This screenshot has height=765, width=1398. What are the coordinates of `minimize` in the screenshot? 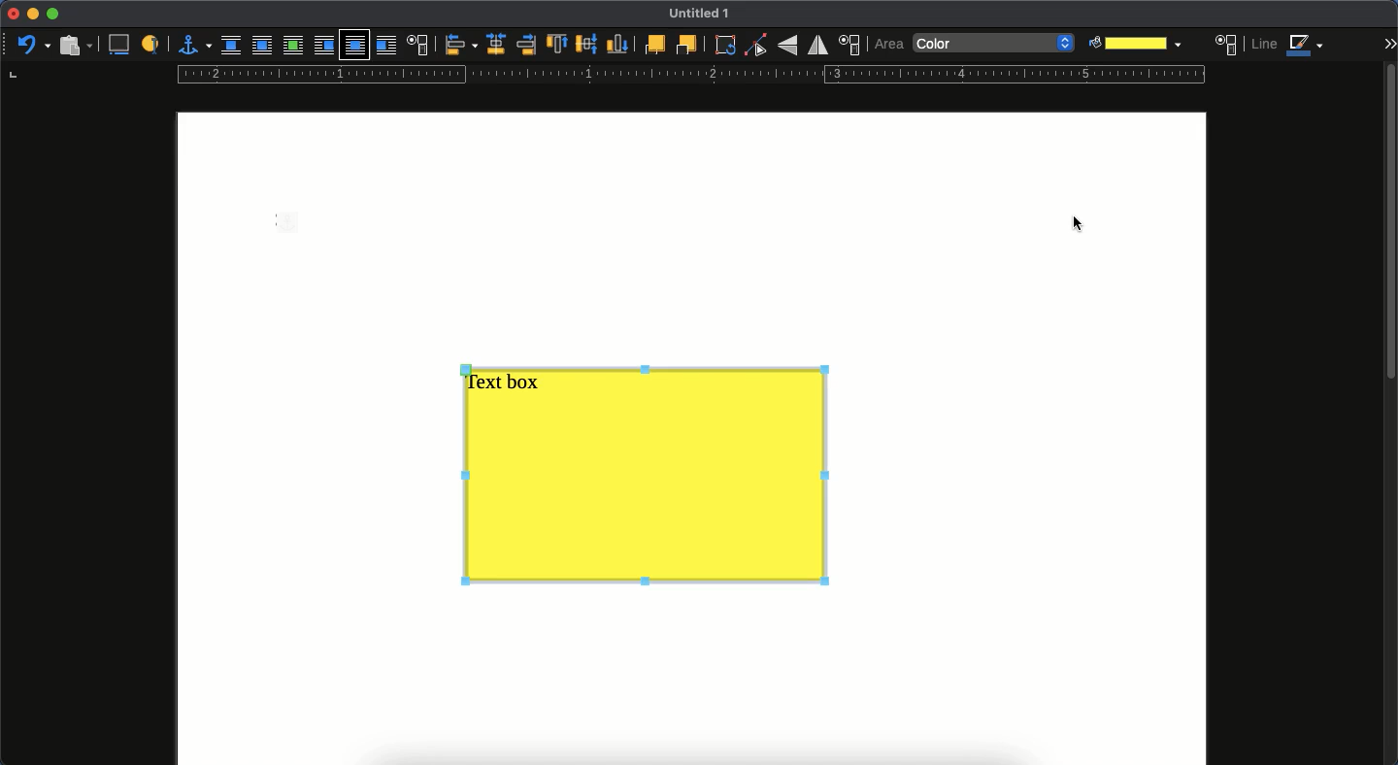 It's located at (32, 15).